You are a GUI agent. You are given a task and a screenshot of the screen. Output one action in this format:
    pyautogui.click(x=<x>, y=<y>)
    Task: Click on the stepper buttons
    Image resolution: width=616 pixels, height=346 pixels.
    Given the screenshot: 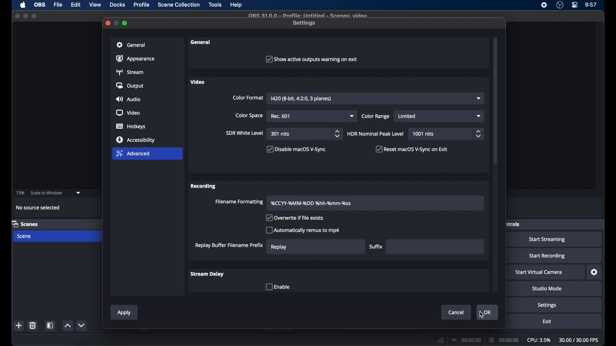 What is the action you would take?
    pyautogui.click(x=337, y=134)
    